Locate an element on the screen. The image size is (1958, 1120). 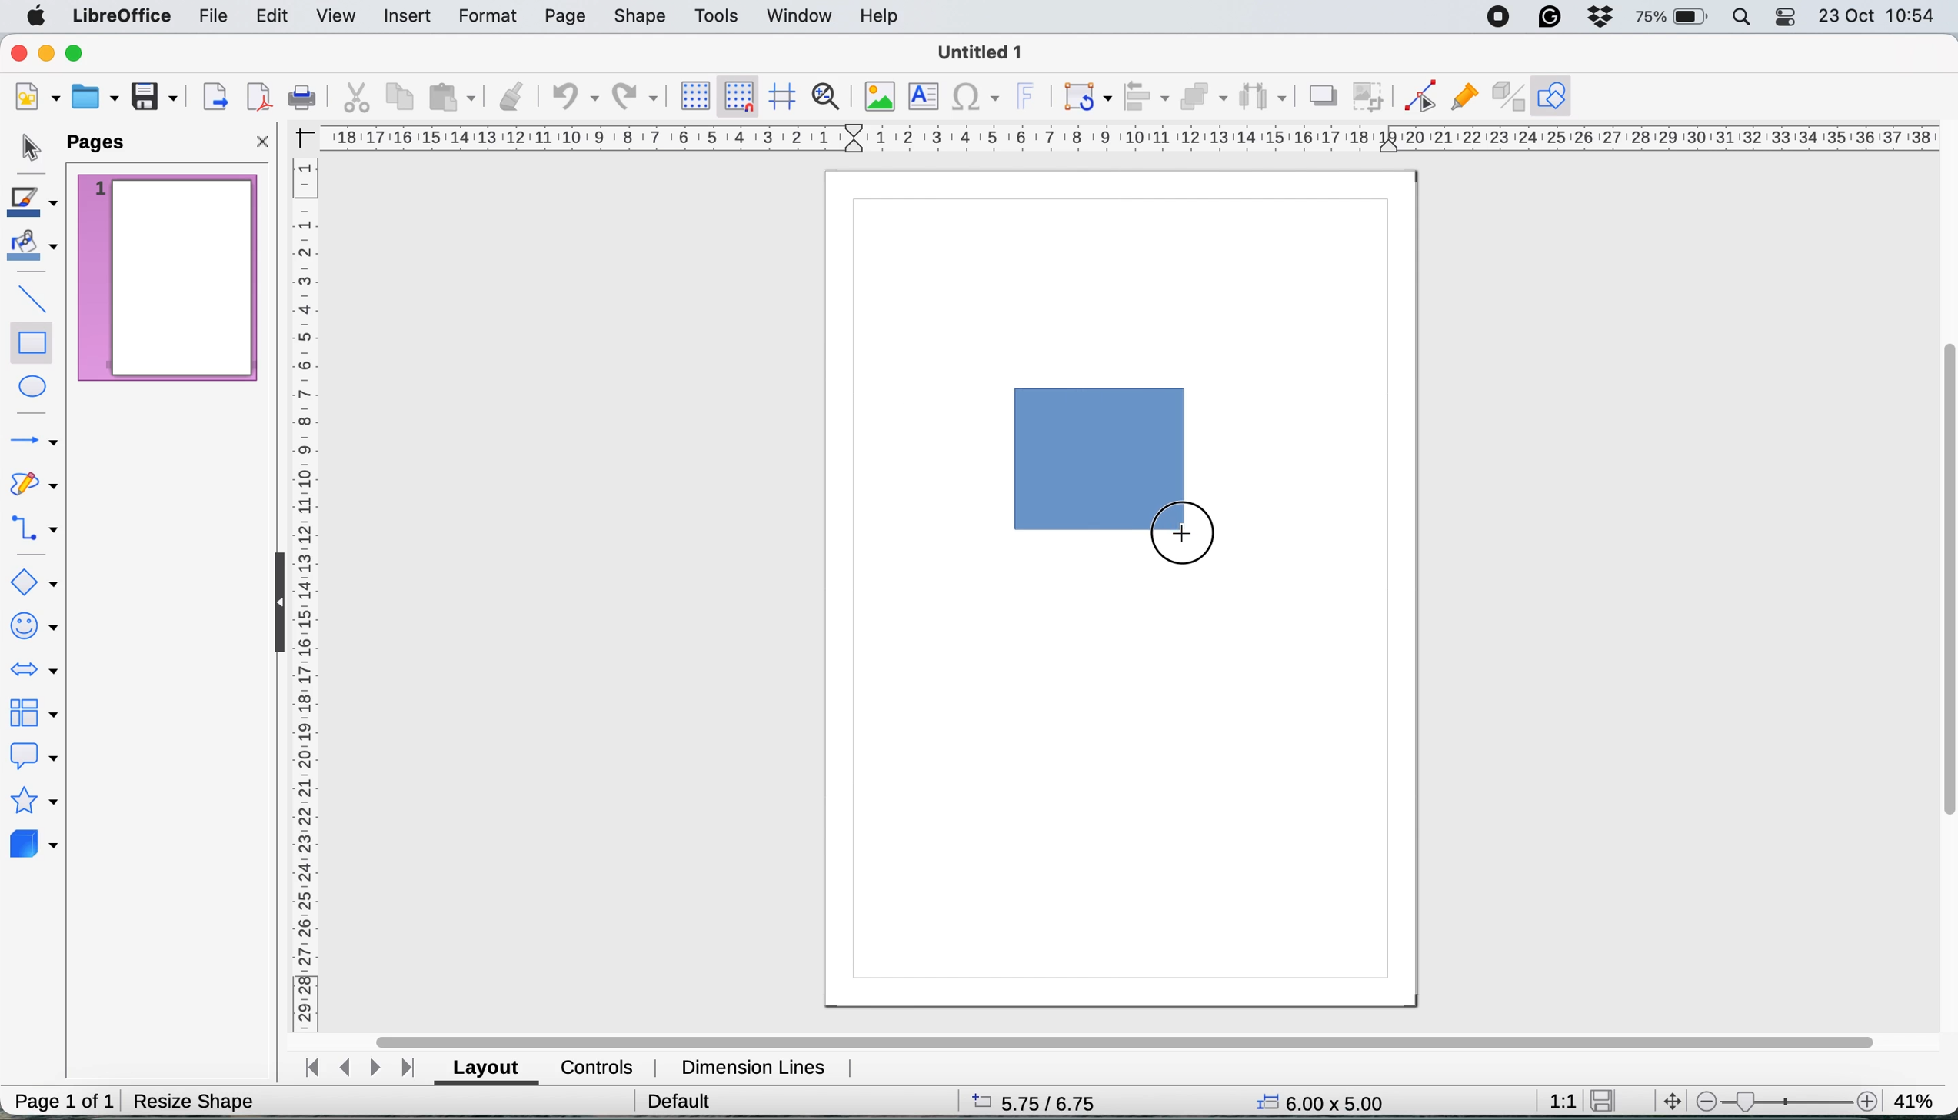
1:1 is located at coordinates (1560, 1098).